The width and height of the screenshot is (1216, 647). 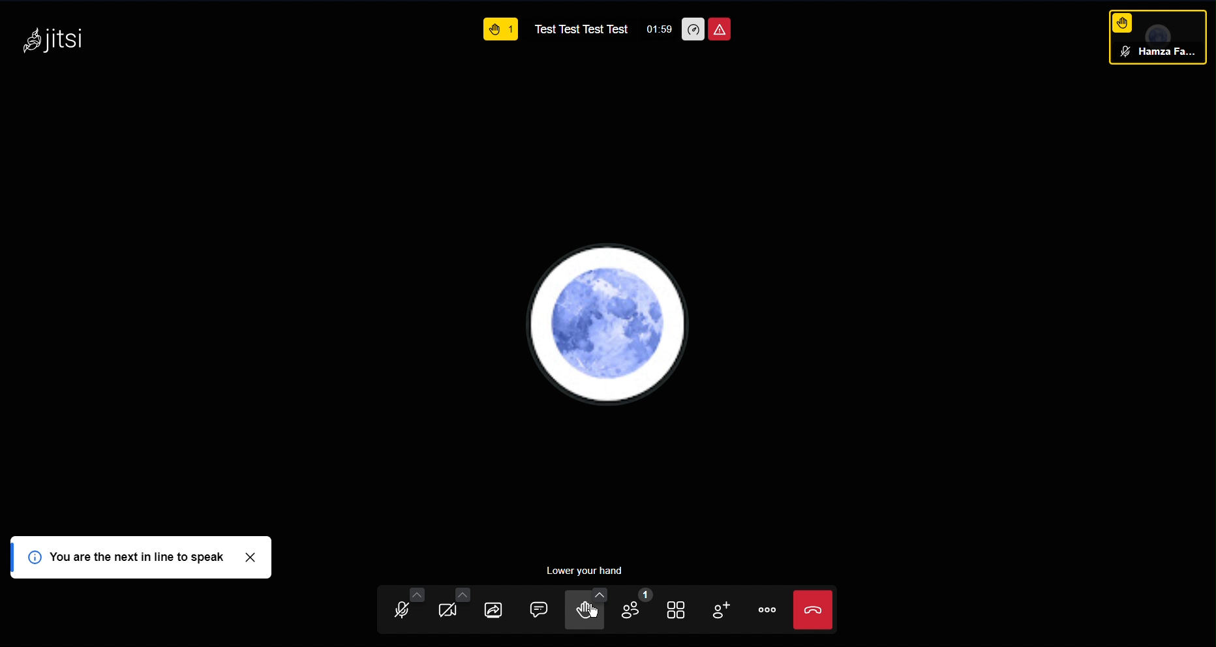 I want to click on Test Test Test Test, so click(x=581, y=29).